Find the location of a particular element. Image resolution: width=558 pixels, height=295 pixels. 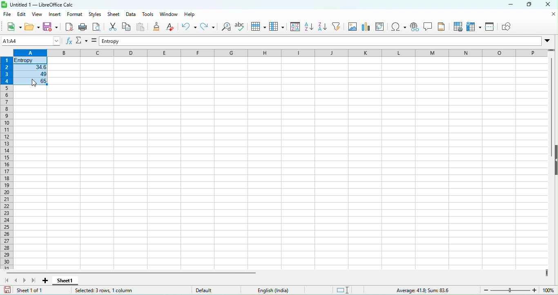

drag to view more columns is located at coordinates (547, 273).